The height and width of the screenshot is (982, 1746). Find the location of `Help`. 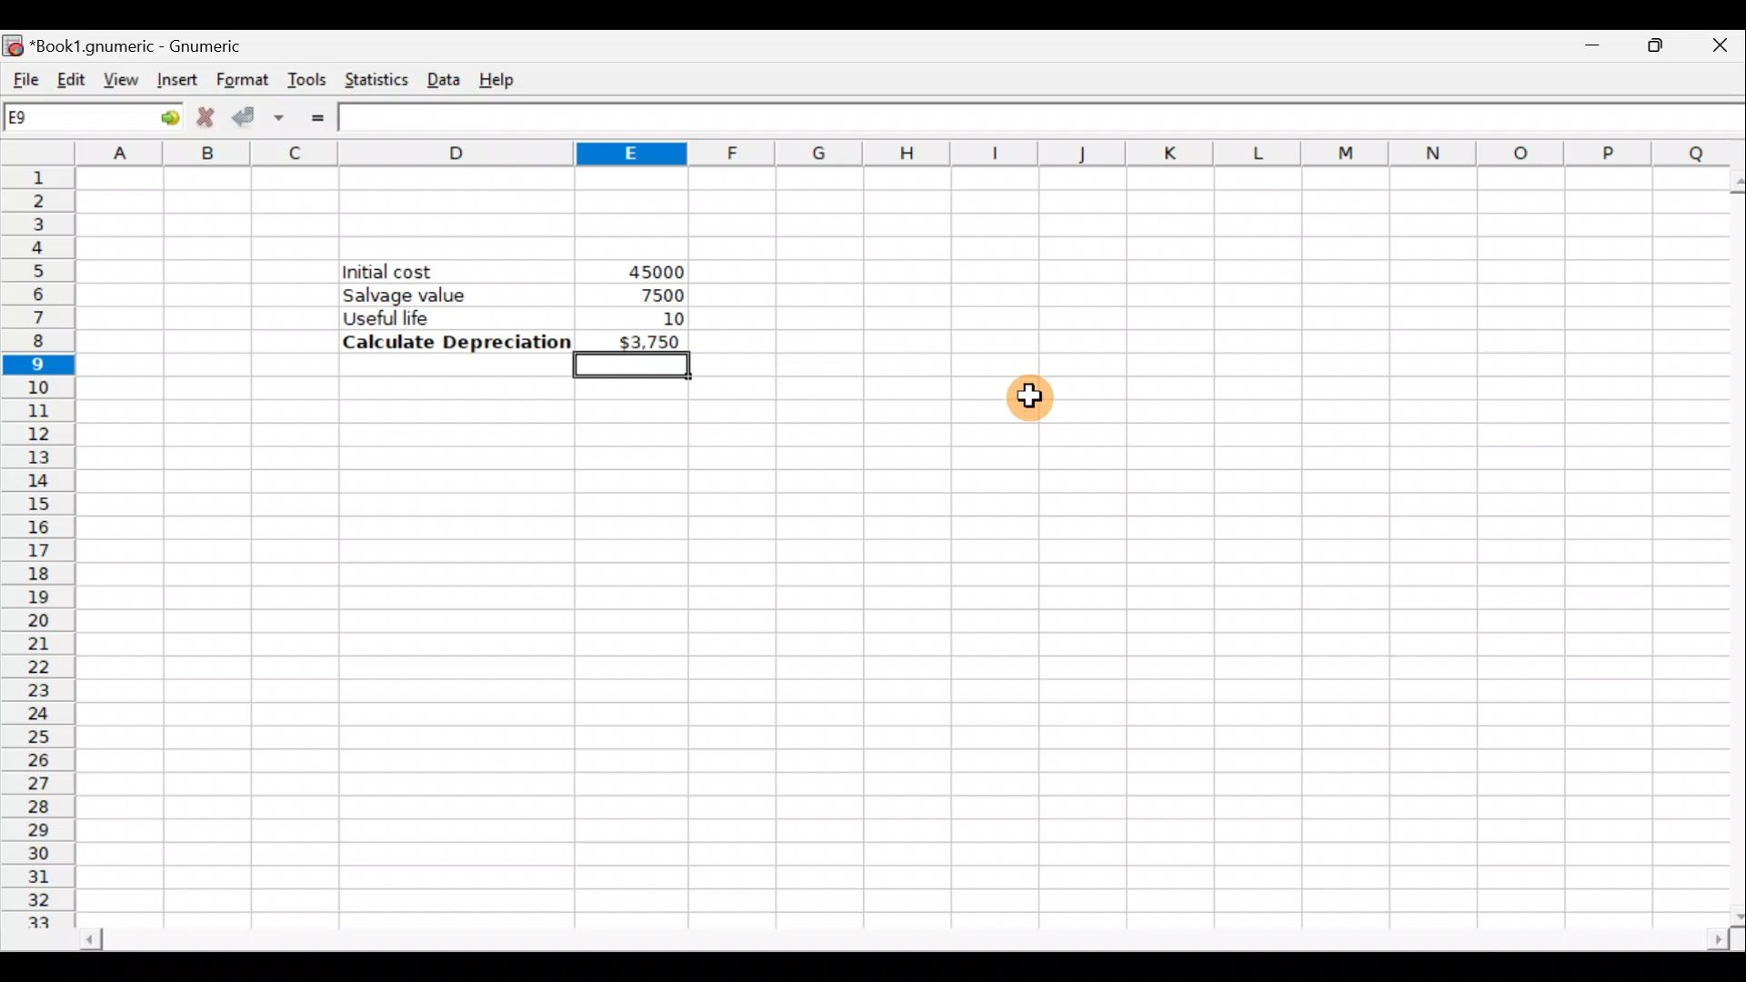

Help is located at coordinates (507, 74).